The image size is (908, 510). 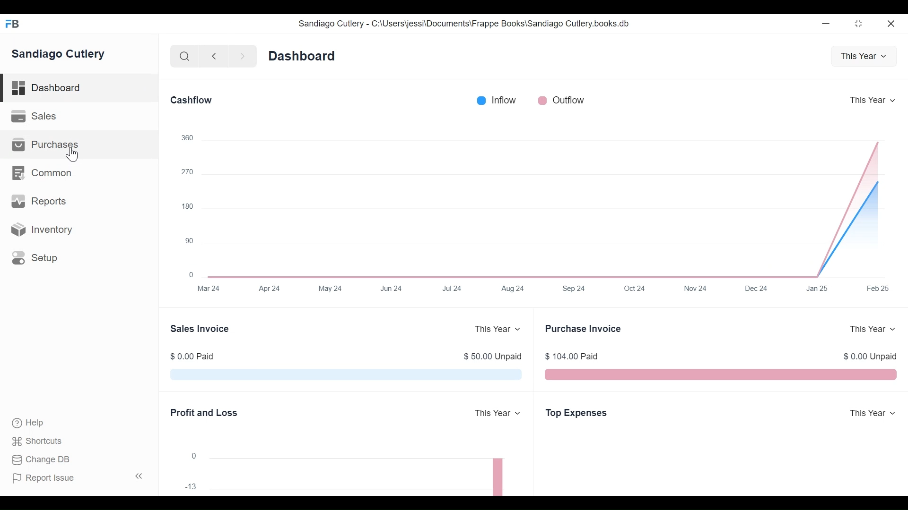 I want to click on Purchases, so click(x=47, y=144).